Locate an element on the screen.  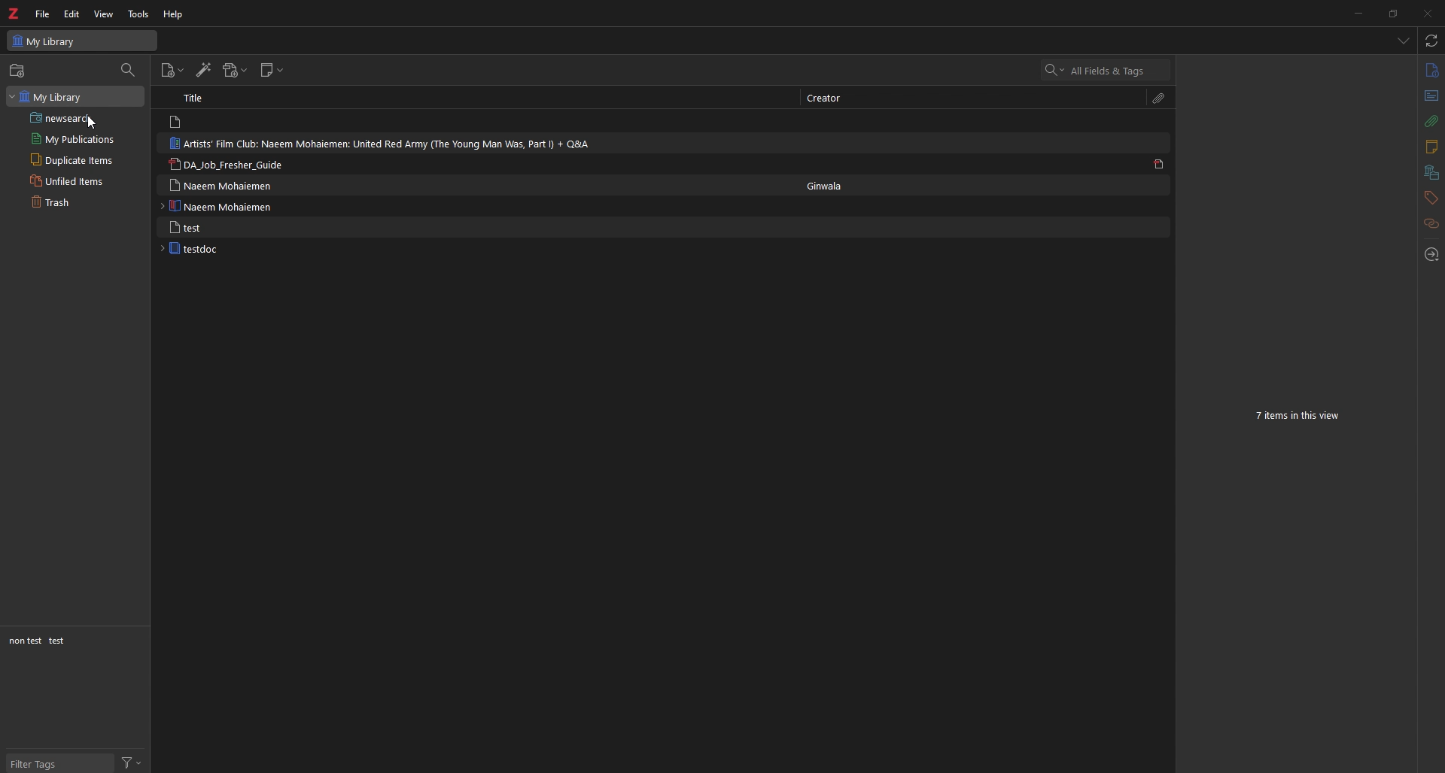
List all tabs is located at coordinates (1401, 38).